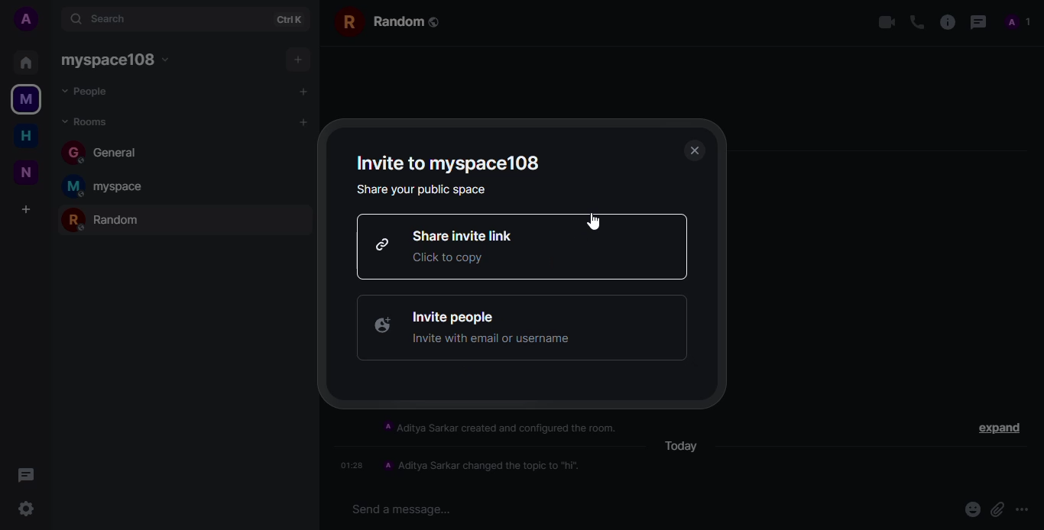 This screenshot has height=530, width=1044. I want to click on attach, so click(997, 509).